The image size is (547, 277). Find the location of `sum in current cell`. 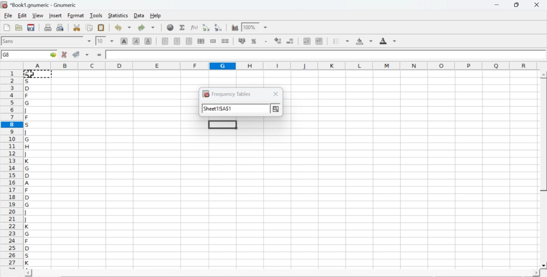

sum in current cell is located at coordinates (182, 27).